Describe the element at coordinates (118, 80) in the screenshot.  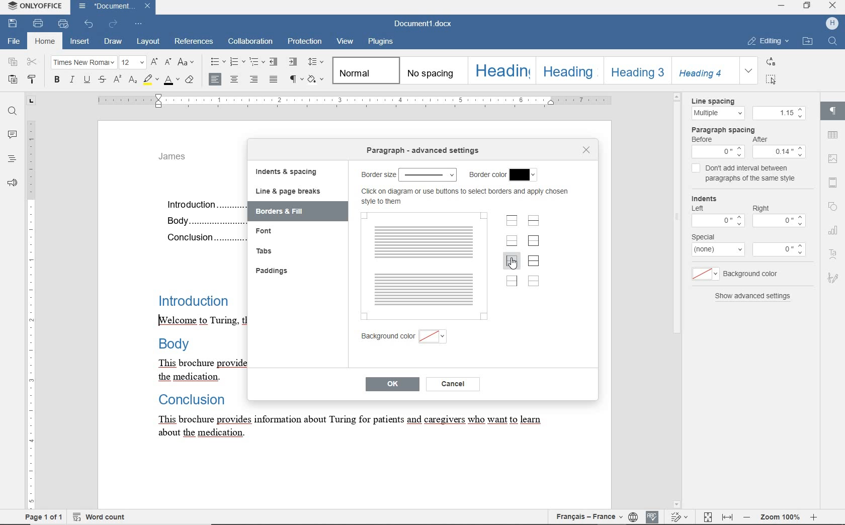
I see `superscript` at that location.